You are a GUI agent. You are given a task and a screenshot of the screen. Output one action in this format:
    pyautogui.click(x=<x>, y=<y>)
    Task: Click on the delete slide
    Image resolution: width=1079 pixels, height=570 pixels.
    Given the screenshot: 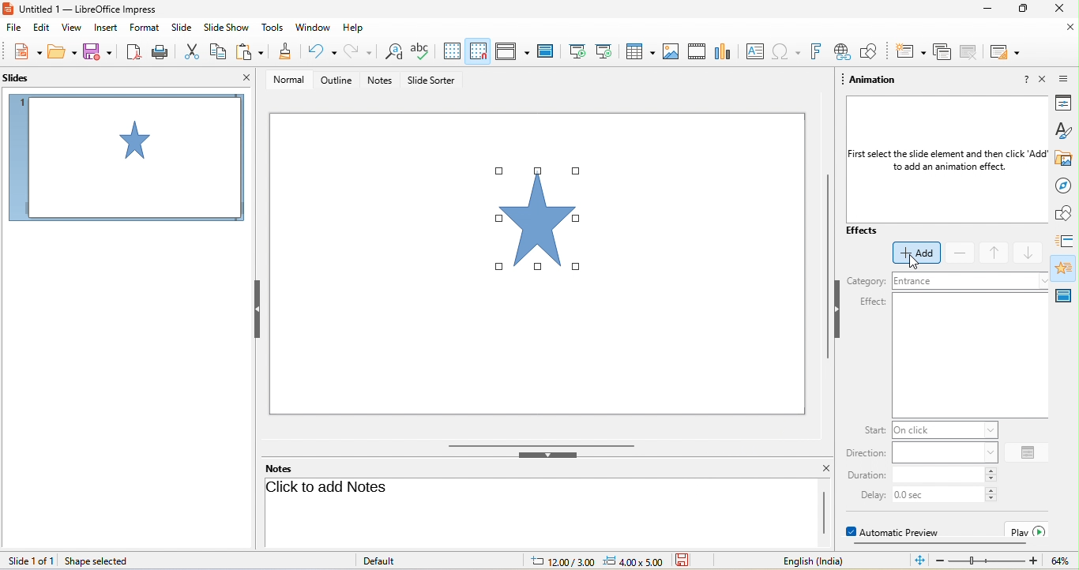 What is the action you would take?
    pyautogui.click(x=941, y=53)
    